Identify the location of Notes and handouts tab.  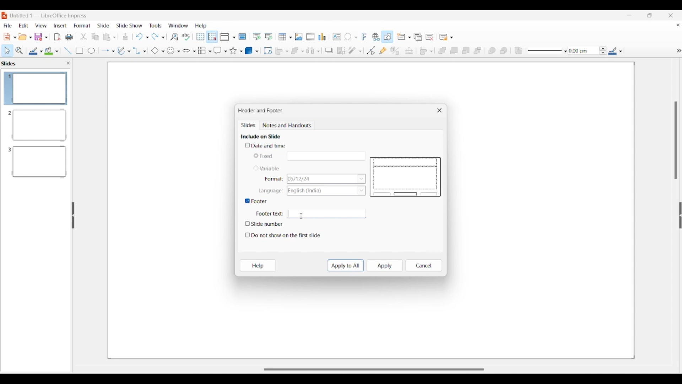
(288, 126).